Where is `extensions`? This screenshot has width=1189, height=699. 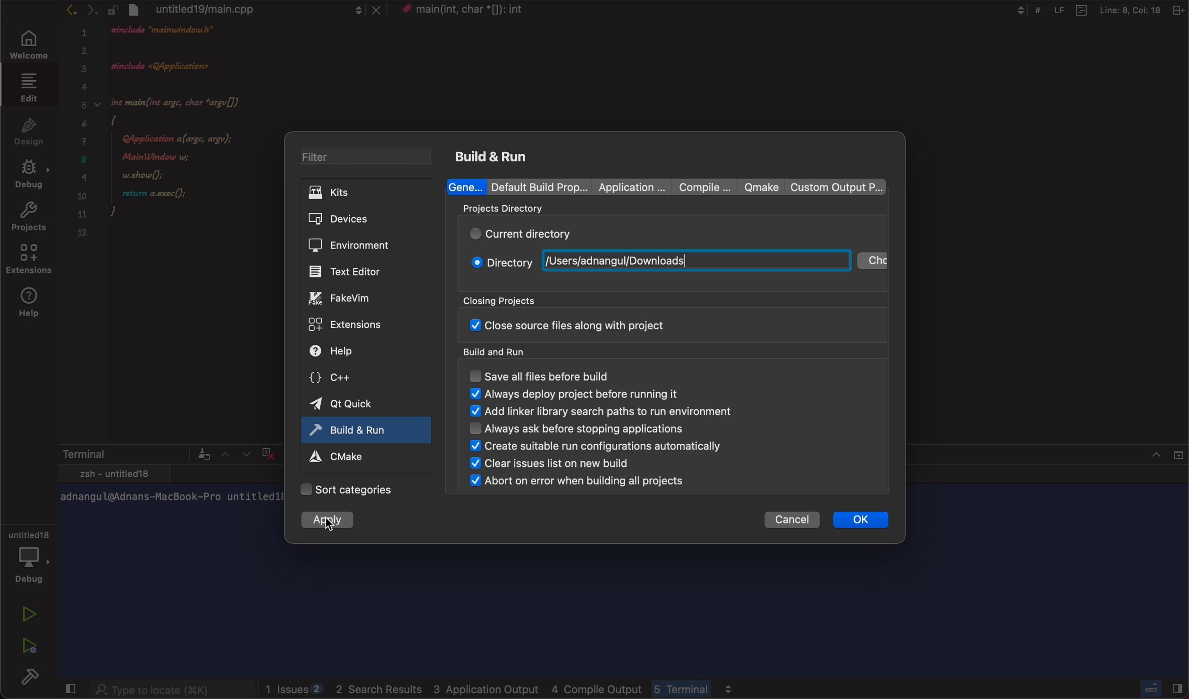
extensions is located at coordinates (349, 325).